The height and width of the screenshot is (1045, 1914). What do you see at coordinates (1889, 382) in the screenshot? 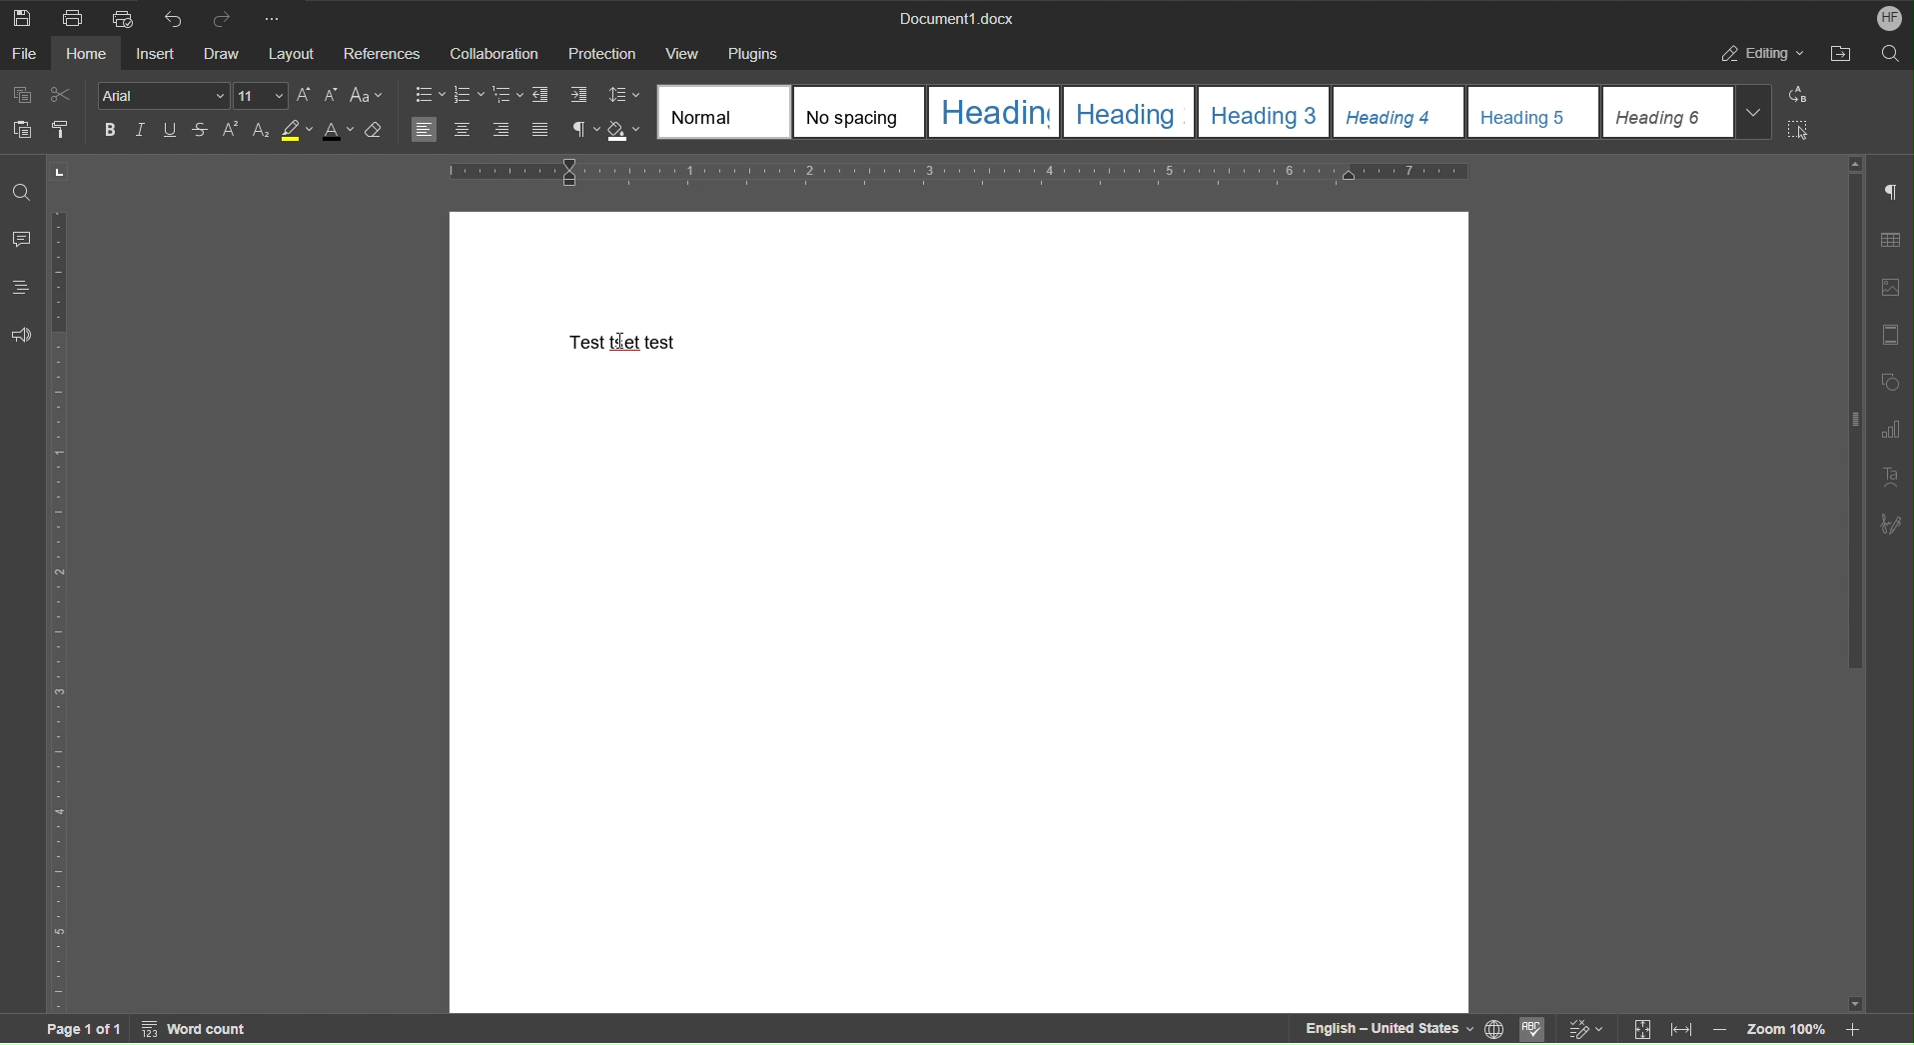
I see `Shape Settings` at bounding box center [1889, 382].